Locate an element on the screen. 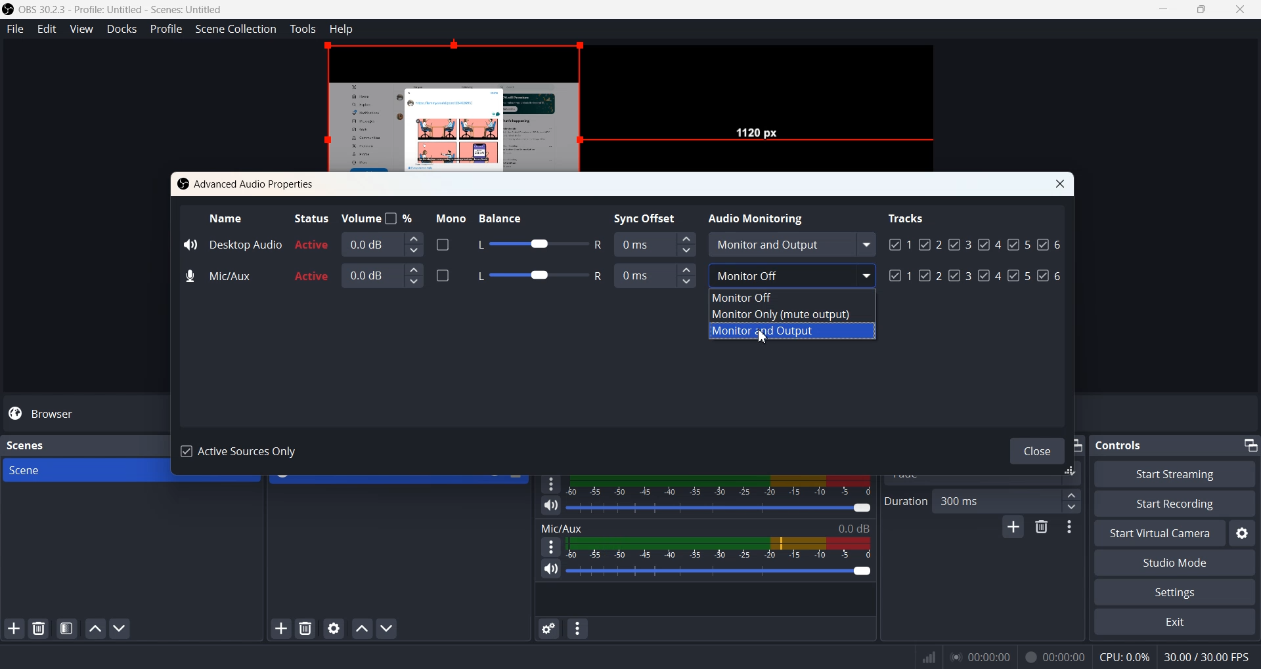 Image resolution: width=1261 pixels, height=669 pixels. 0.0 dB is located at coordinates (382, 244).